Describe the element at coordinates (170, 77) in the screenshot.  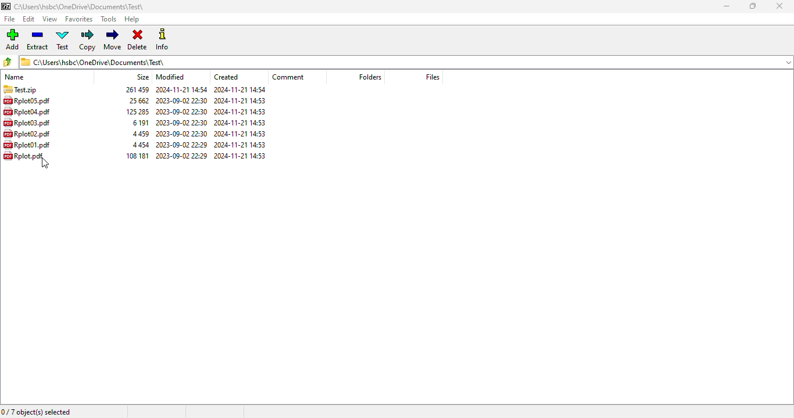
I see `modified` at that location.